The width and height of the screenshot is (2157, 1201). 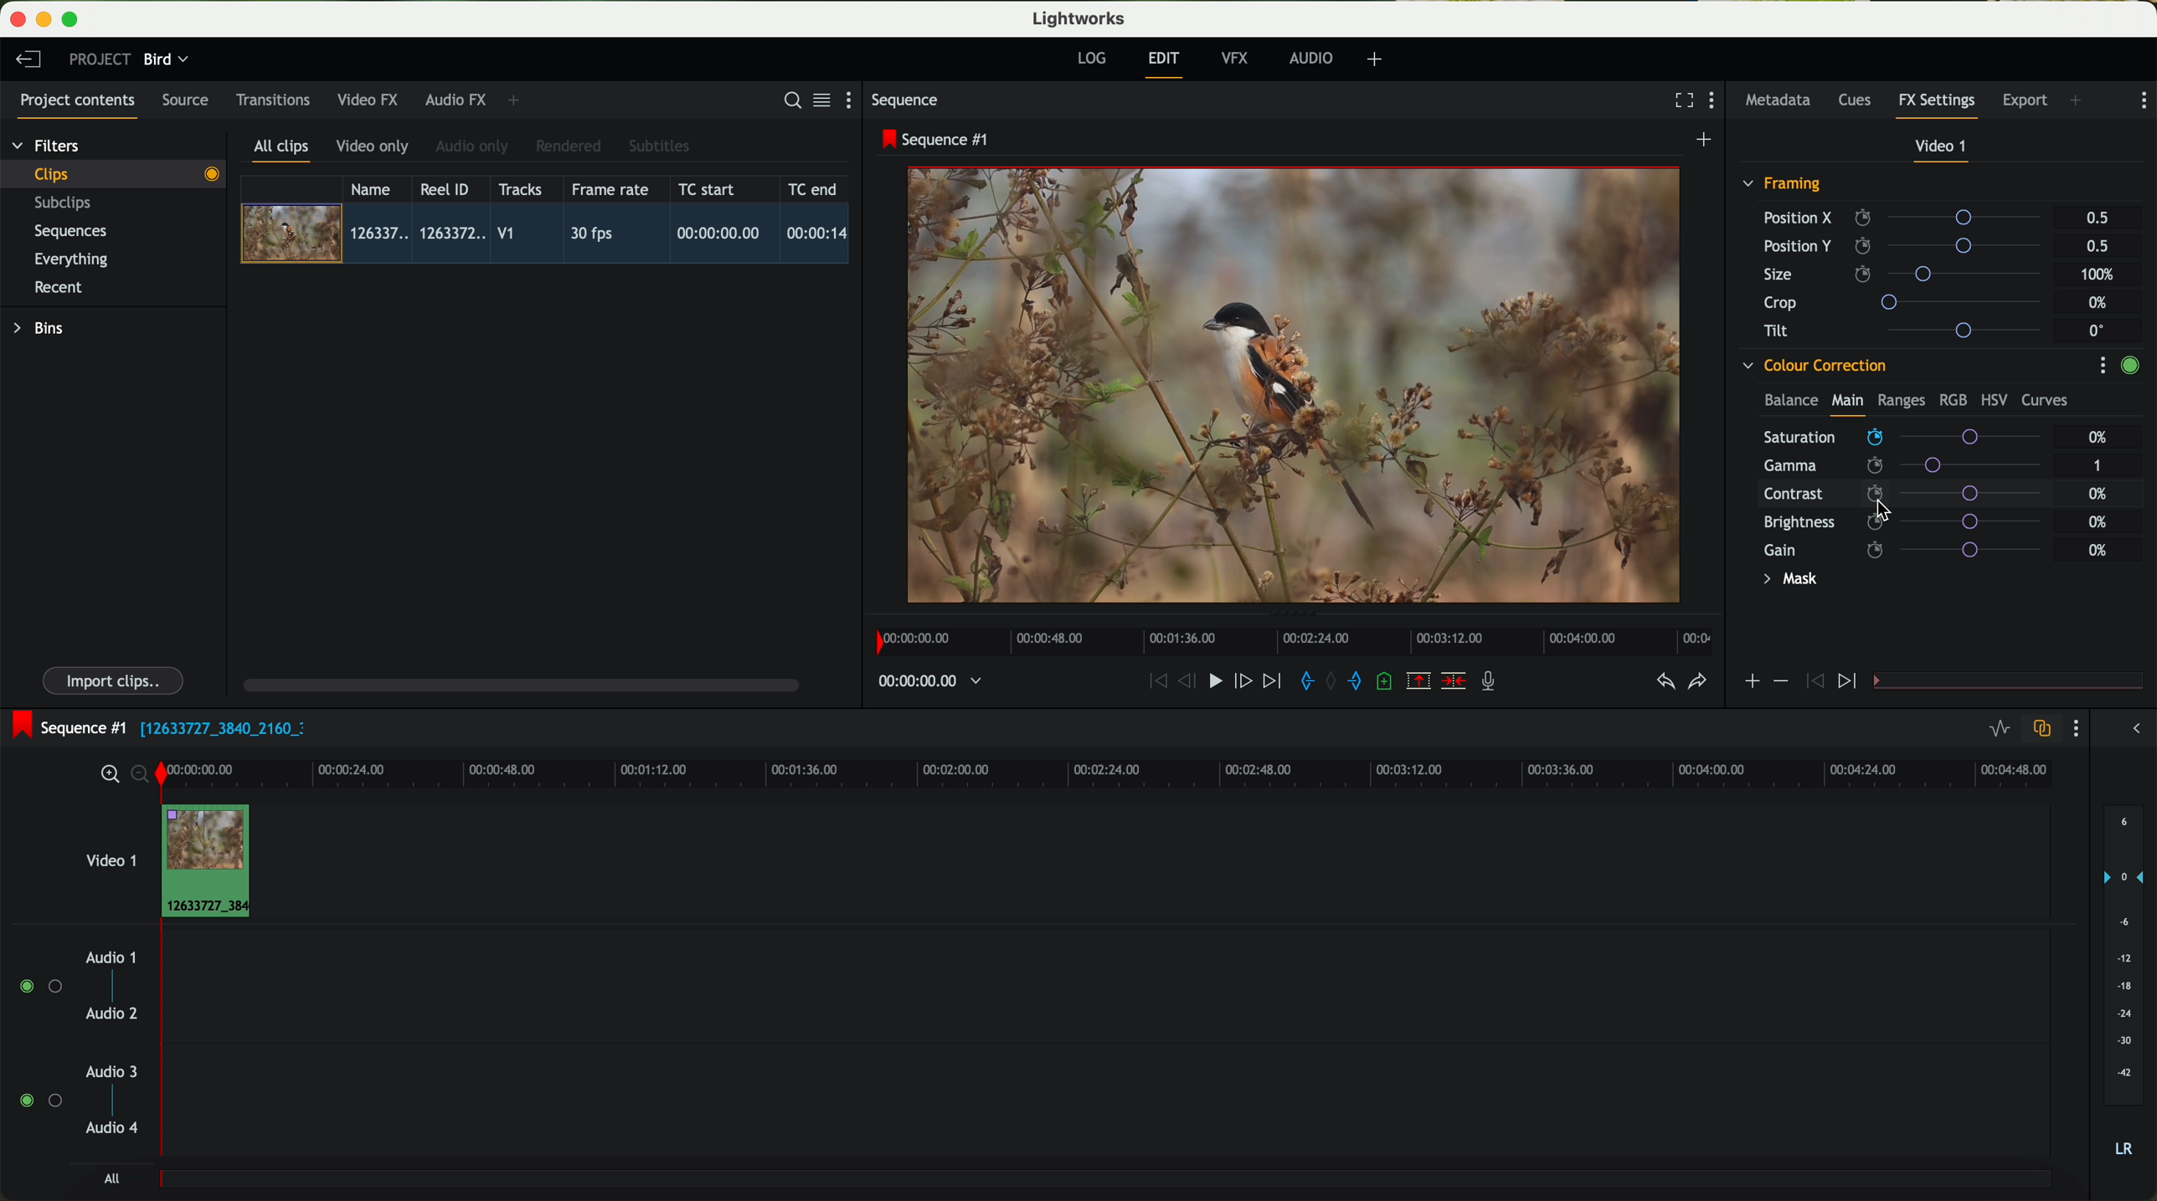 What do you see at coordinates (48, 145) in the screenshot?
I see `filters` at bounding box center [48, 145].